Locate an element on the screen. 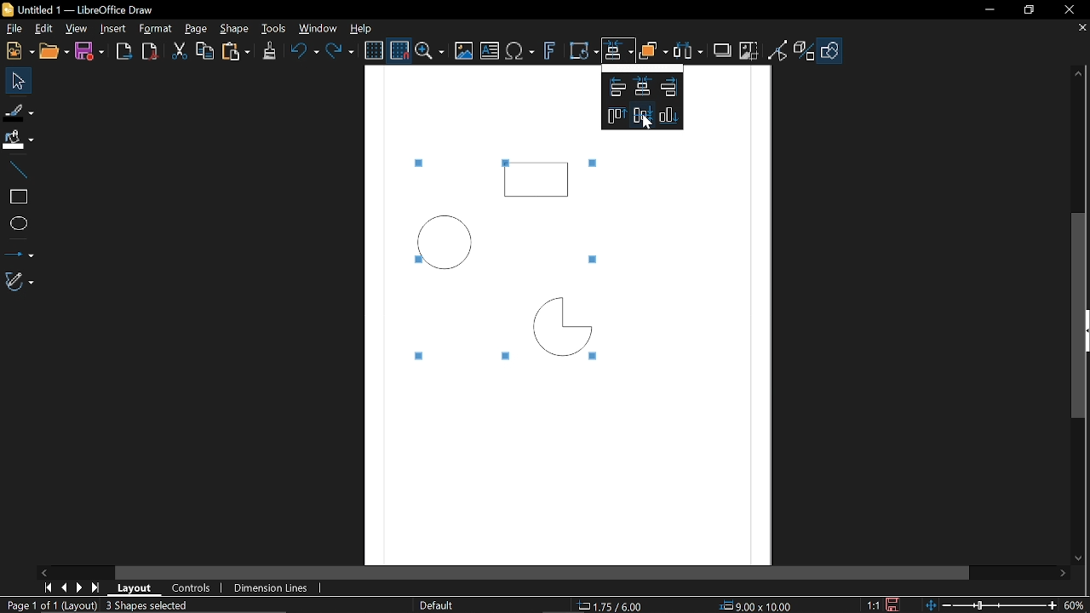 This screenshot has height=613, width=1090. Horizontal scrollbar is located at coordinates (543, 572).